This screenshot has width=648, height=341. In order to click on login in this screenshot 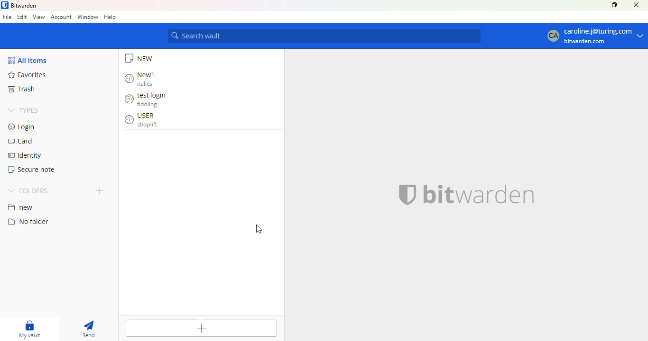, I will do `click(23, 127)`.